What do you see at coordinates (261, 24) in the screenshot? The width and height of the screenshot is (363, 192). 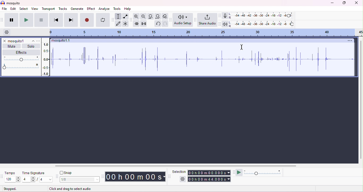 I see `playback level` at bounding box center [261, 24].